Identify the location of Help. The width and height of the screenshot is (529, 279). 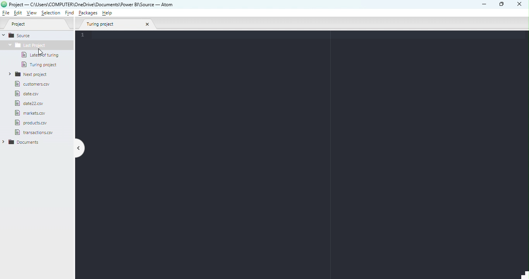
(108, 14).